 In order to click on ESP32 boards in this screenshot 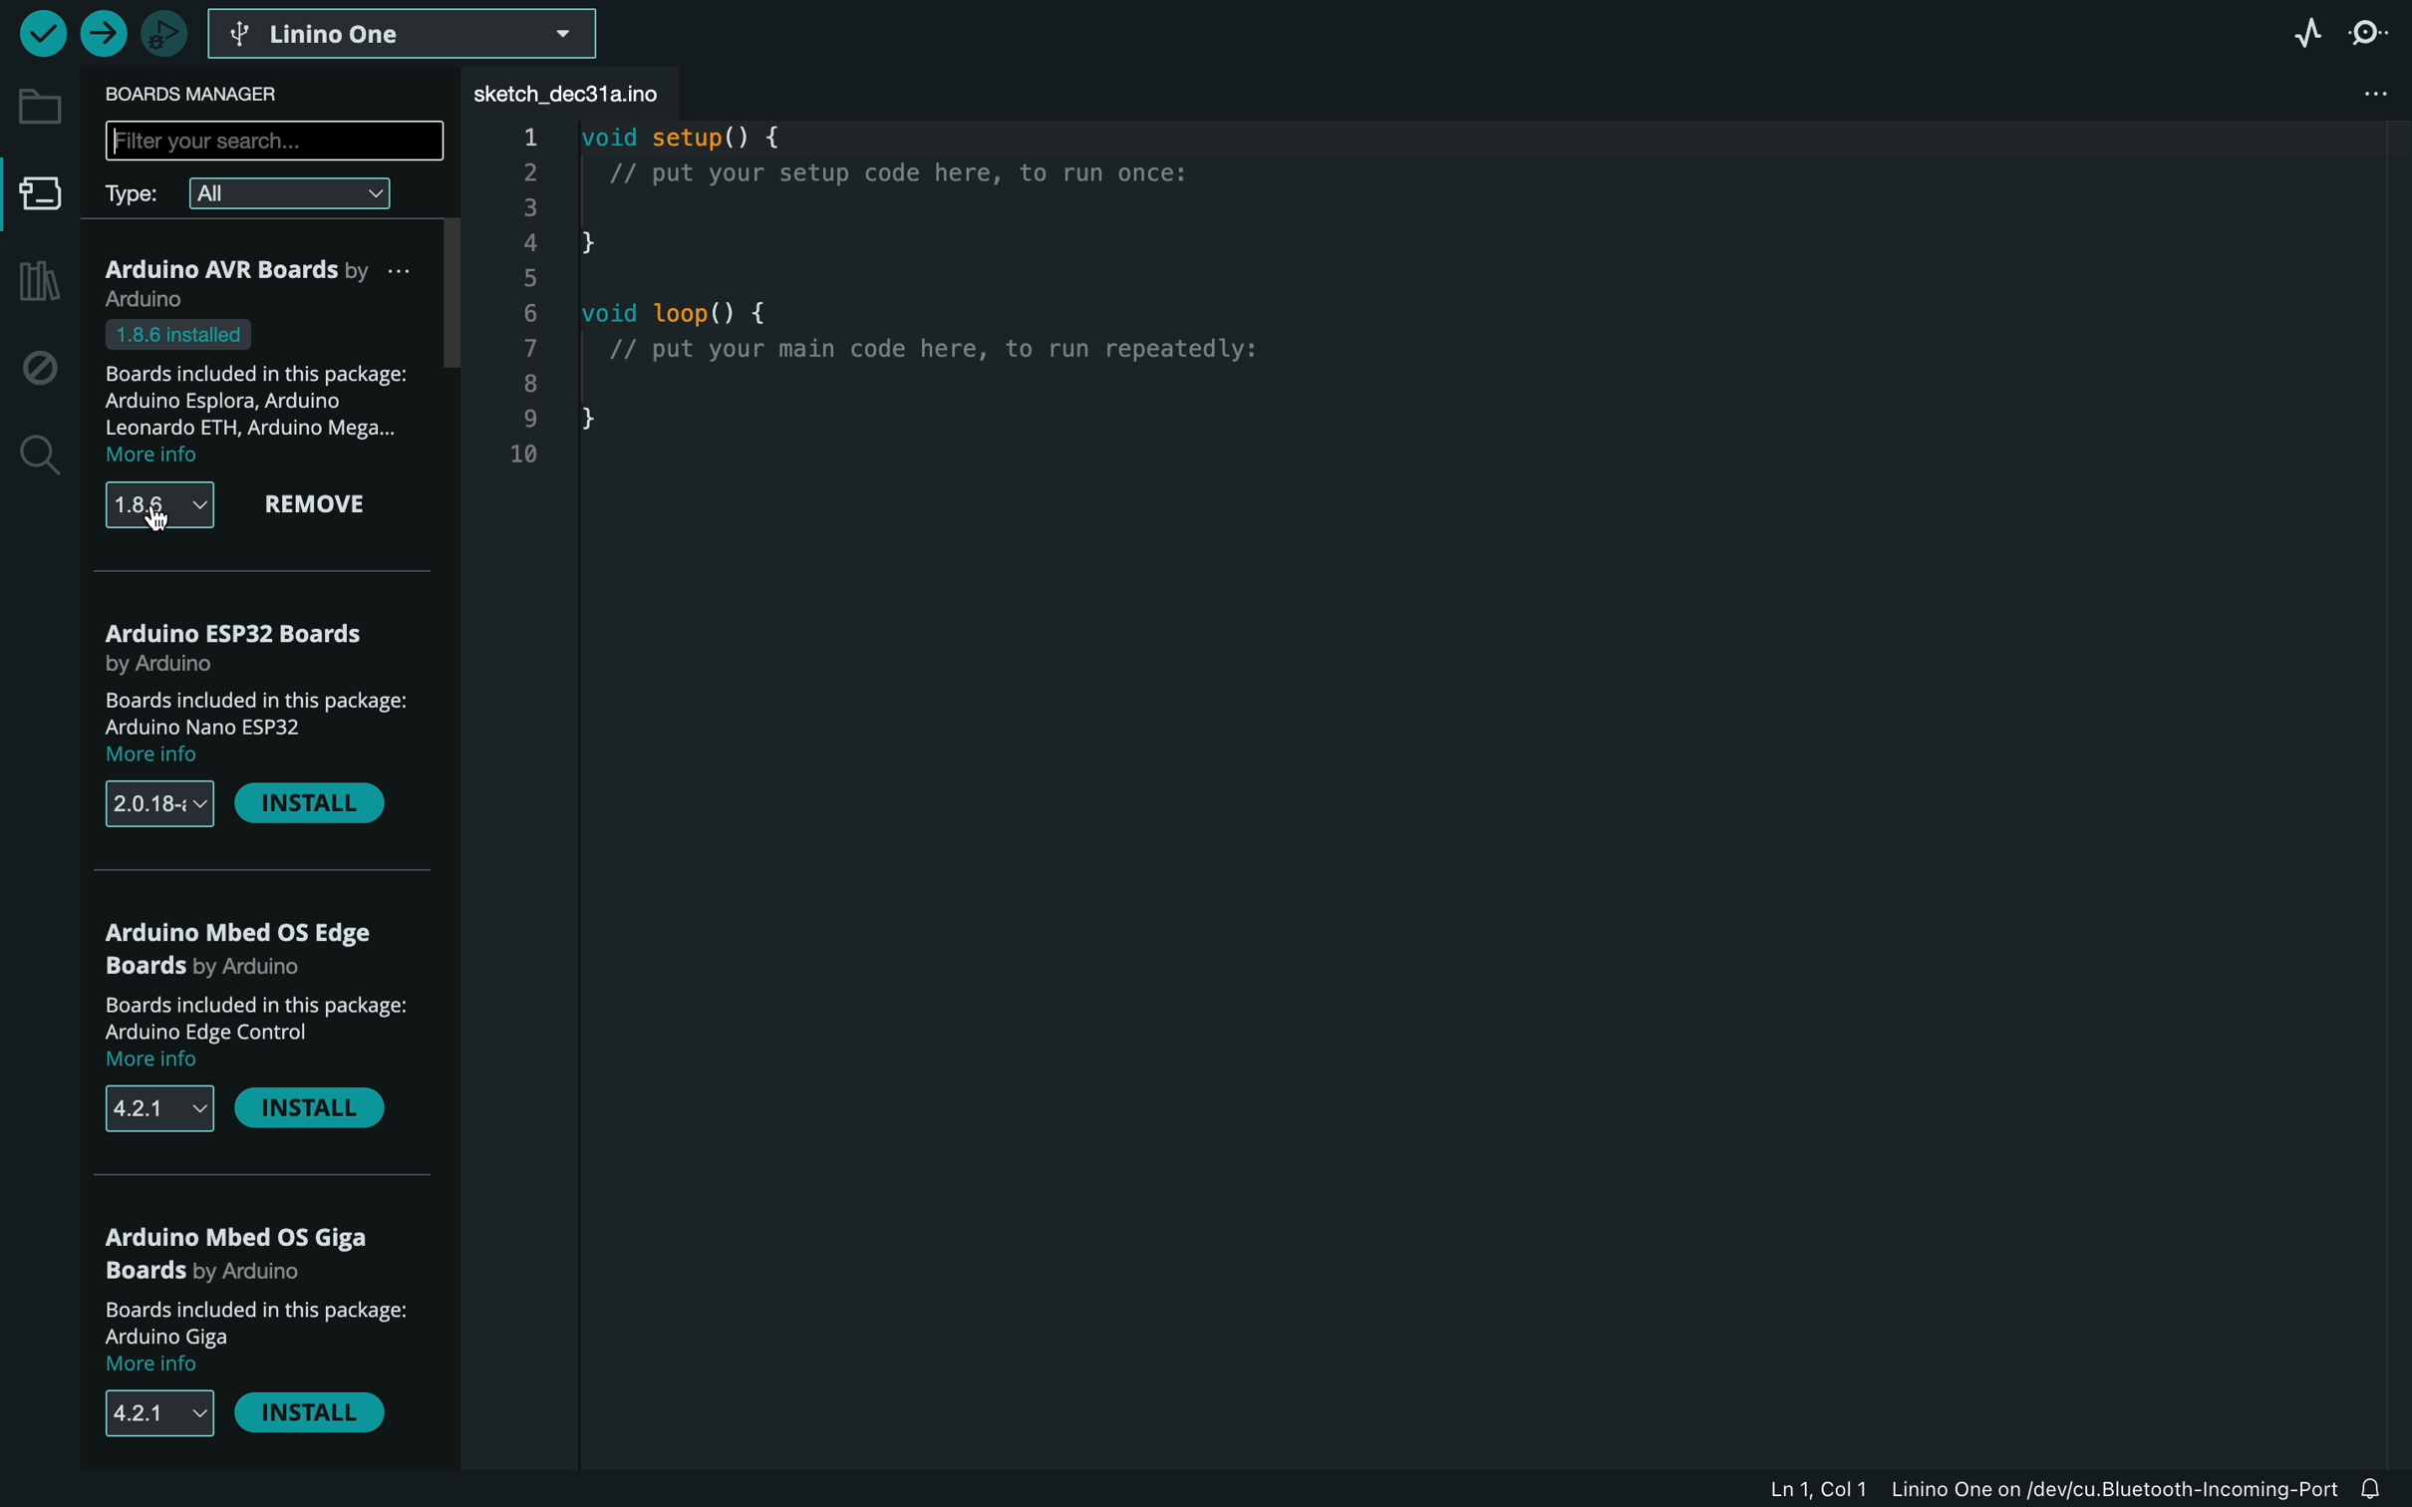, I will do `click(245, 644)`.